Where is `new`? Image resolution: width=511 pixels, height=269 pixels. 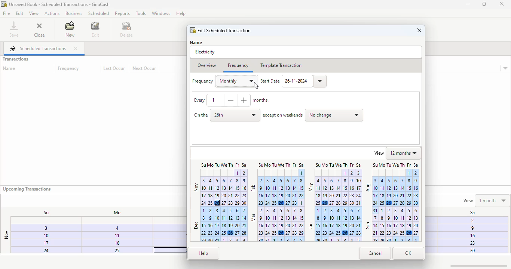
new is located at coordinates (70, 29).